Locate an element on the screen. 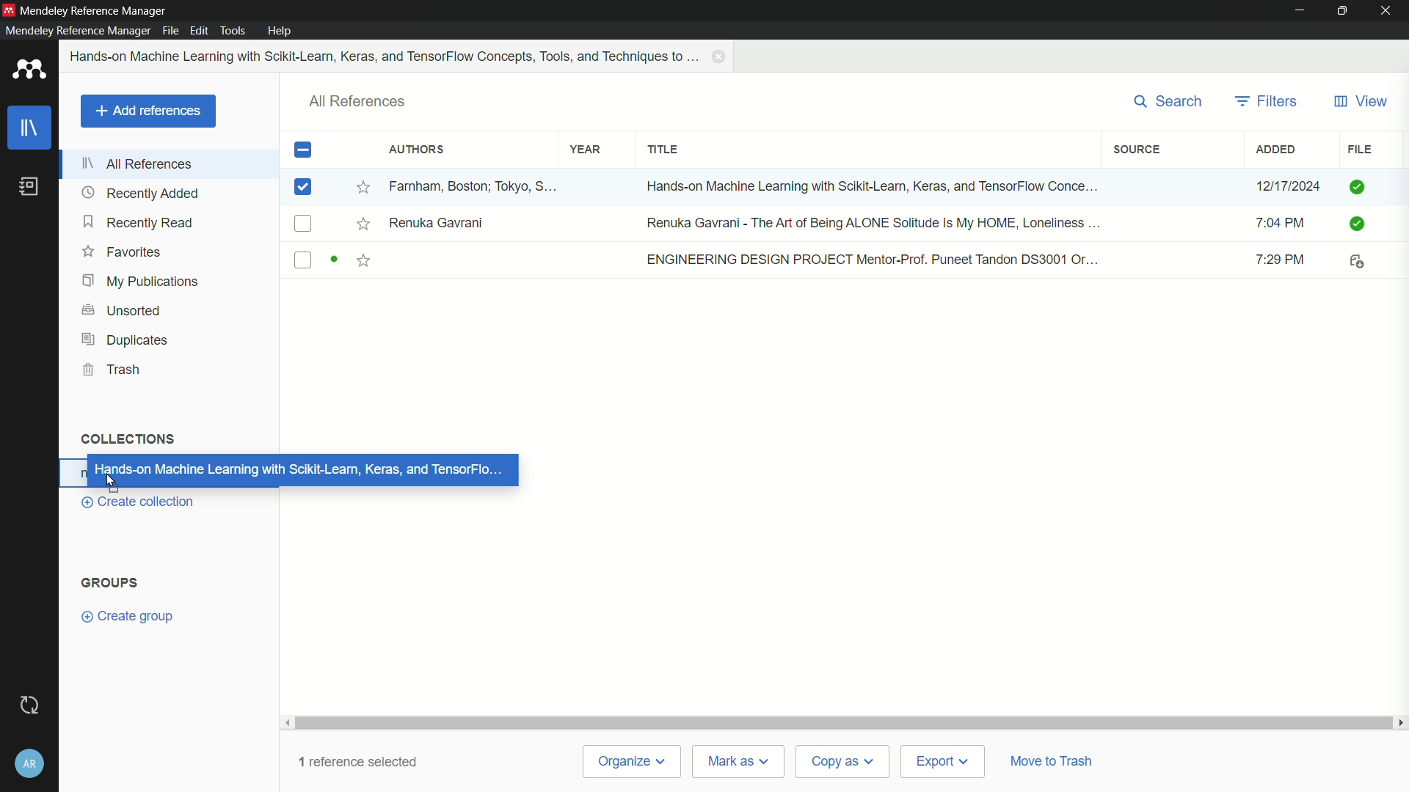 Image resolution: width=1409 pixels, height=792 pixels. authors is located at coordinates (415, 150).